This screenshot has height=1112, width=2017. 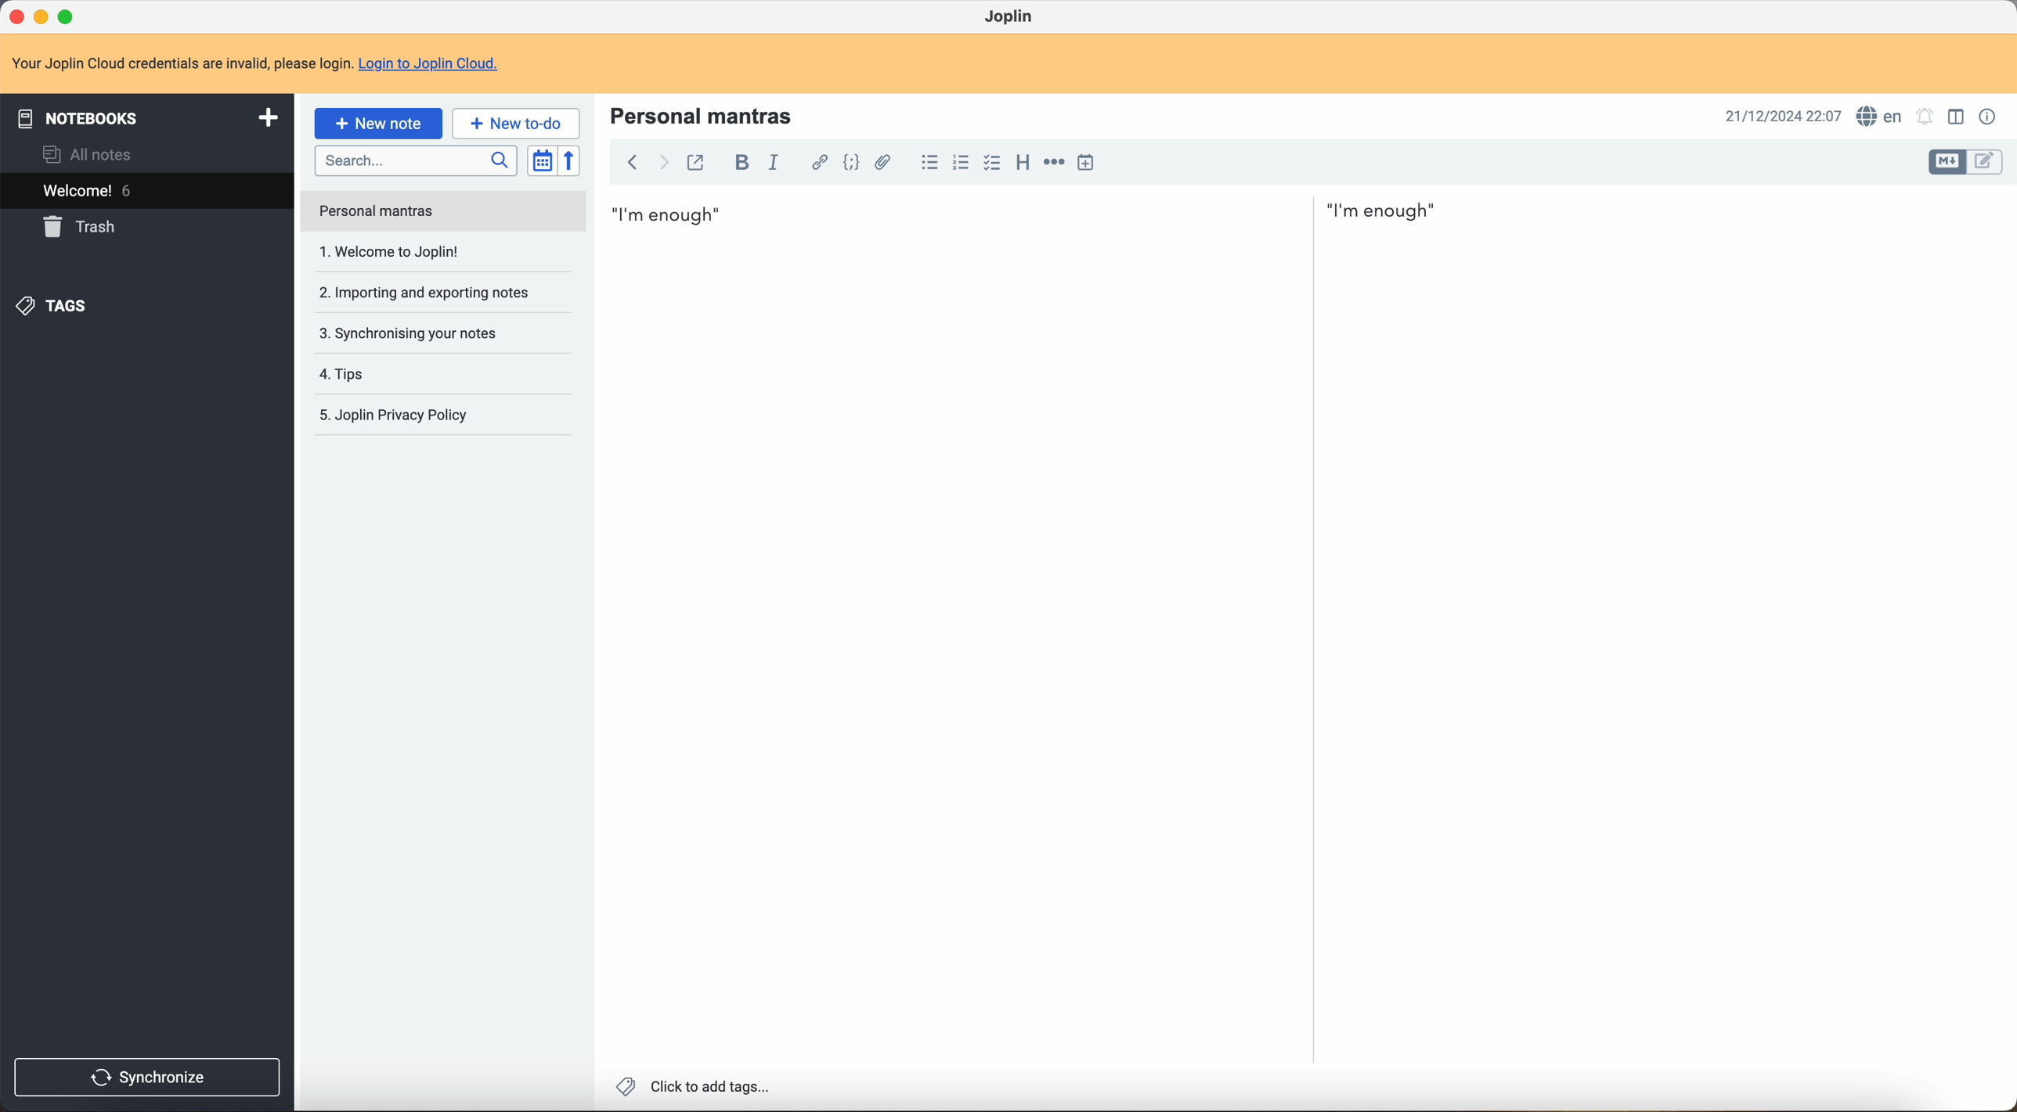 What do you see at coordinates (56, 308) in the screenshot?
I see `tags` at bounding box center [56, 308].